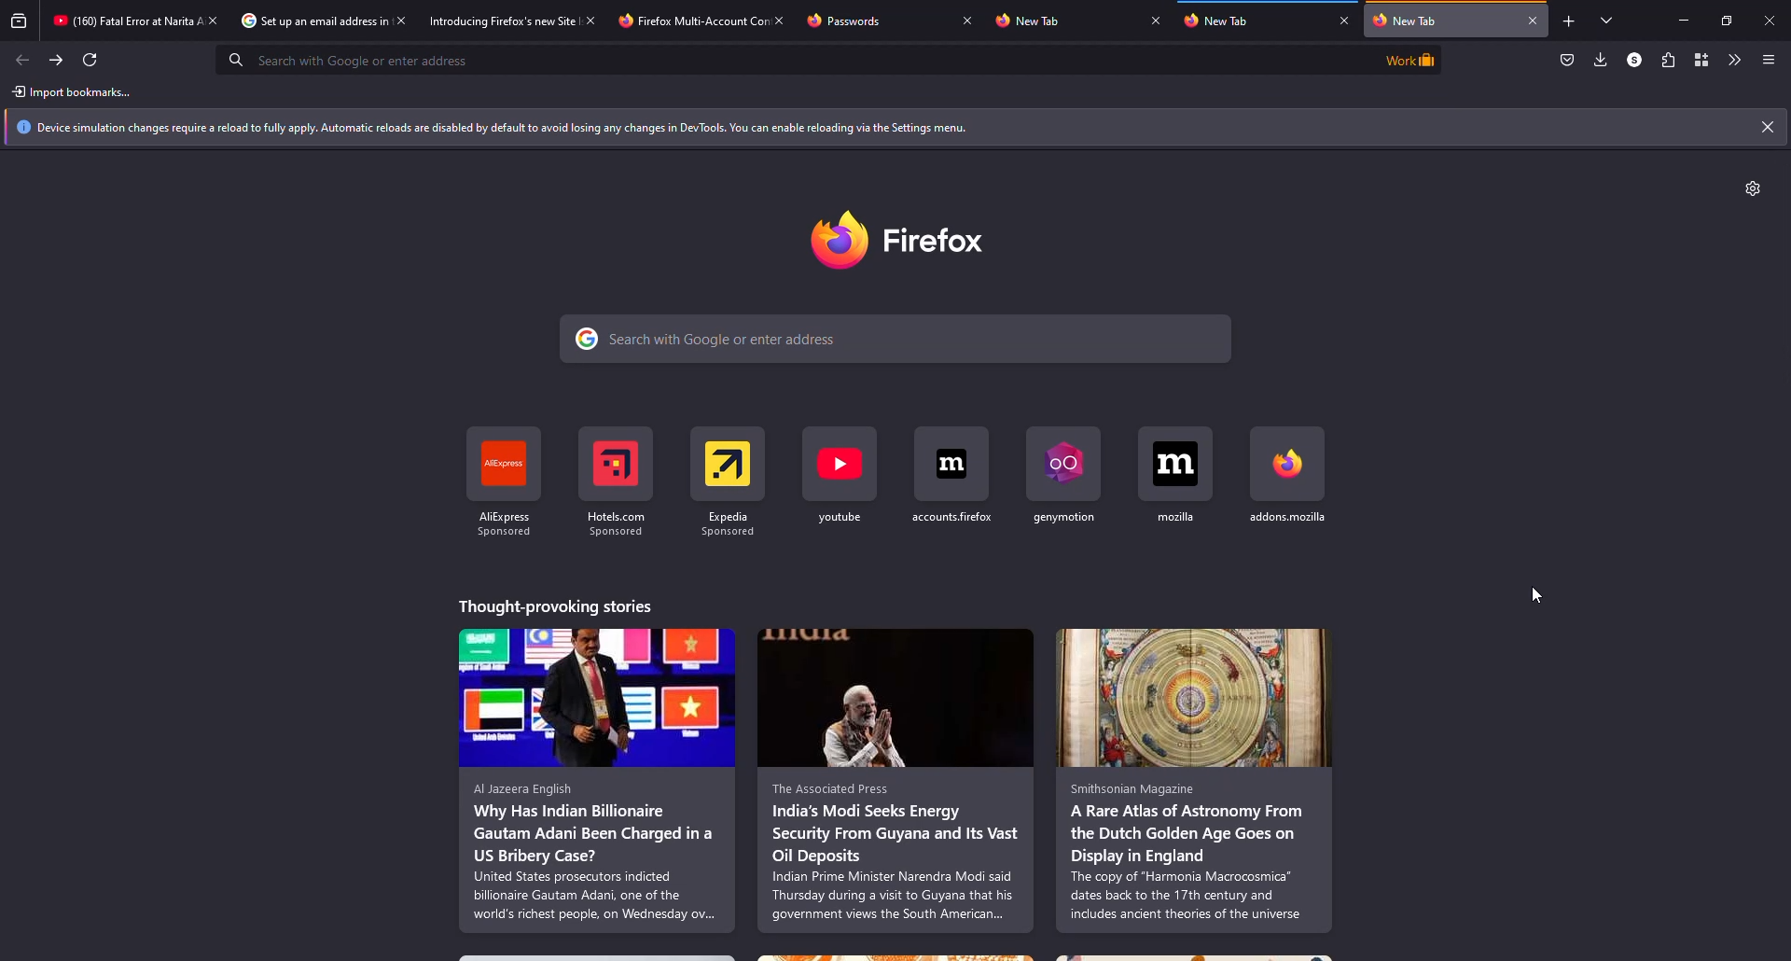  What do you see at coordinates (1674, 20) in the screenshot?
I see `minimize` at bounding box center [1674, 20].